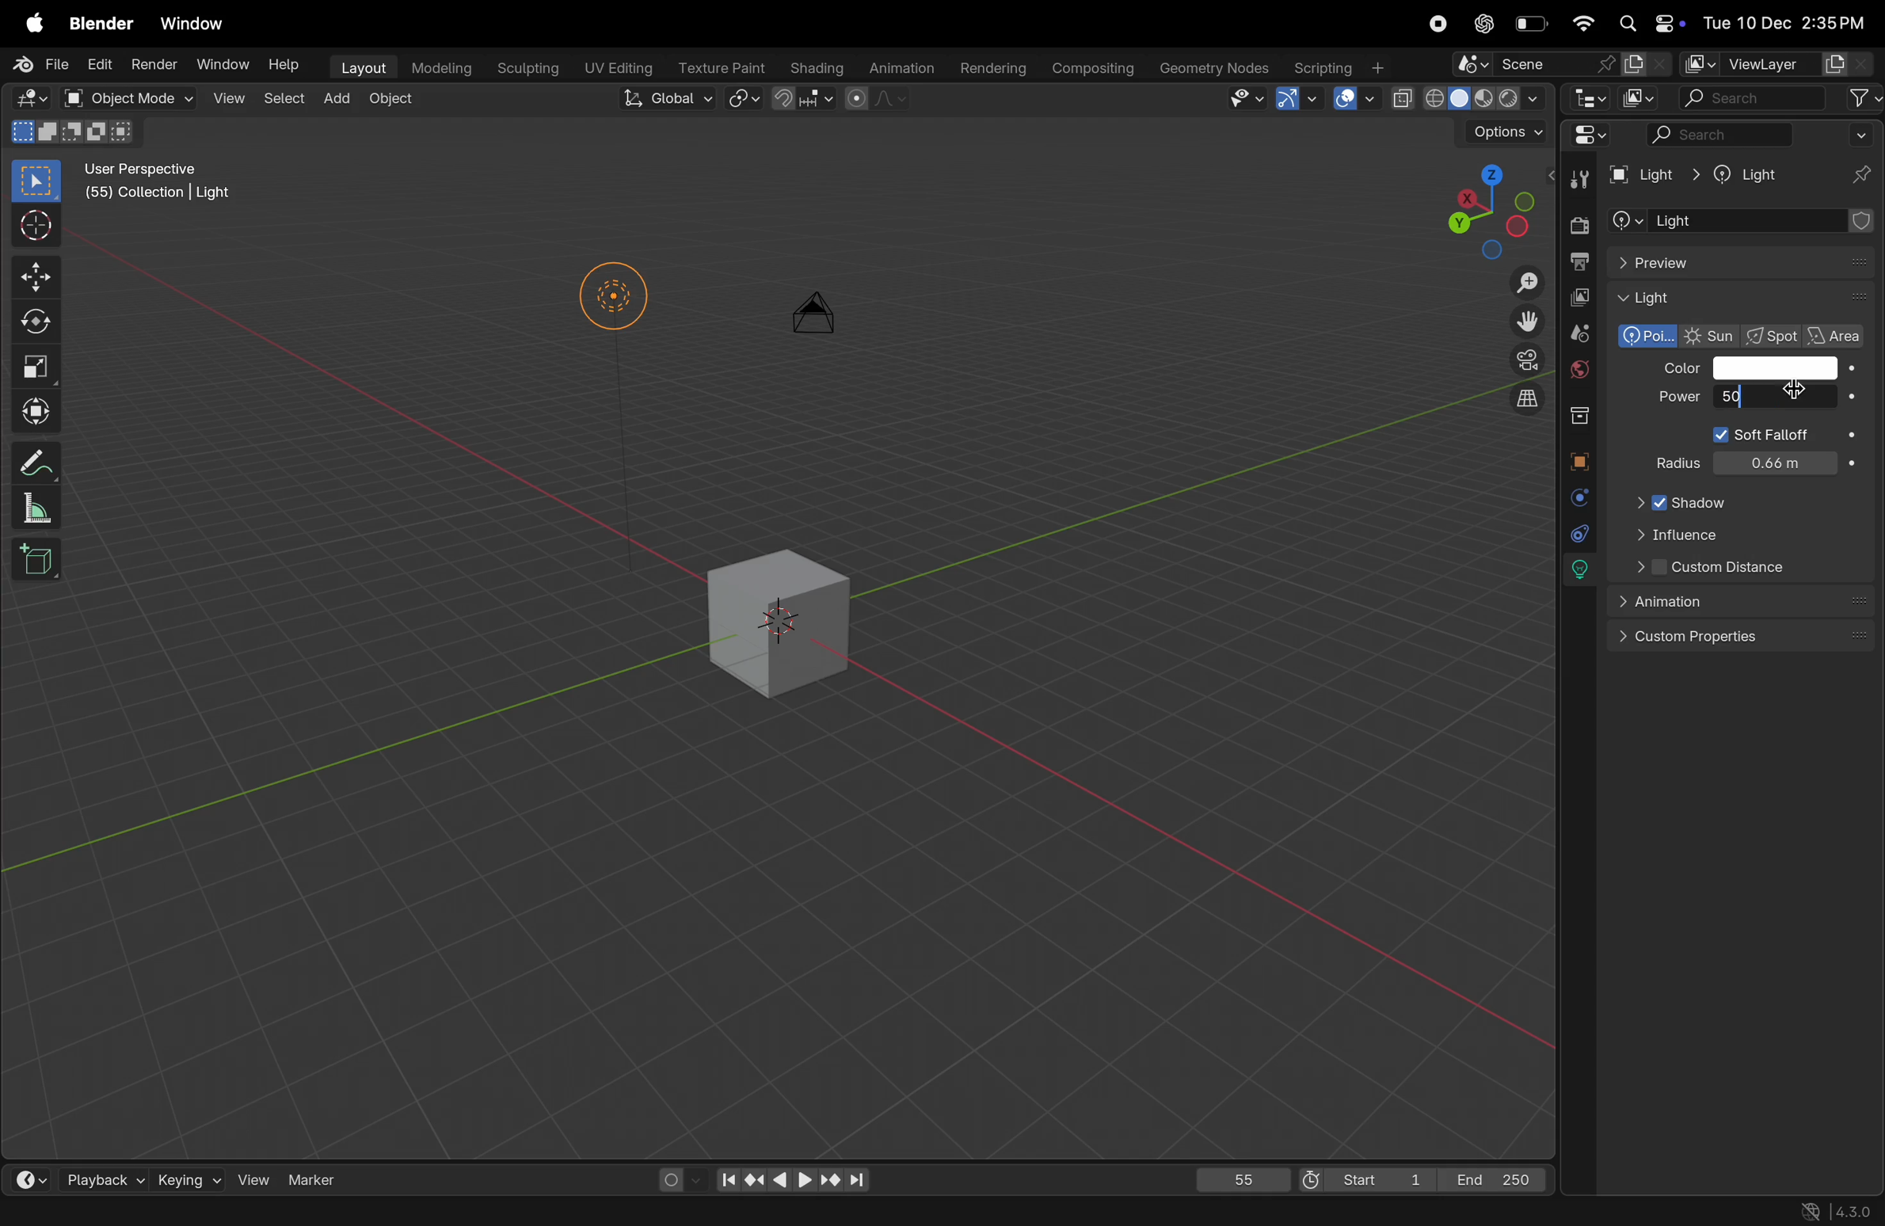  What do you see at coordinates (161, 184) in the screenshot?
I see `User perspective` at bounding box center [161, 184].